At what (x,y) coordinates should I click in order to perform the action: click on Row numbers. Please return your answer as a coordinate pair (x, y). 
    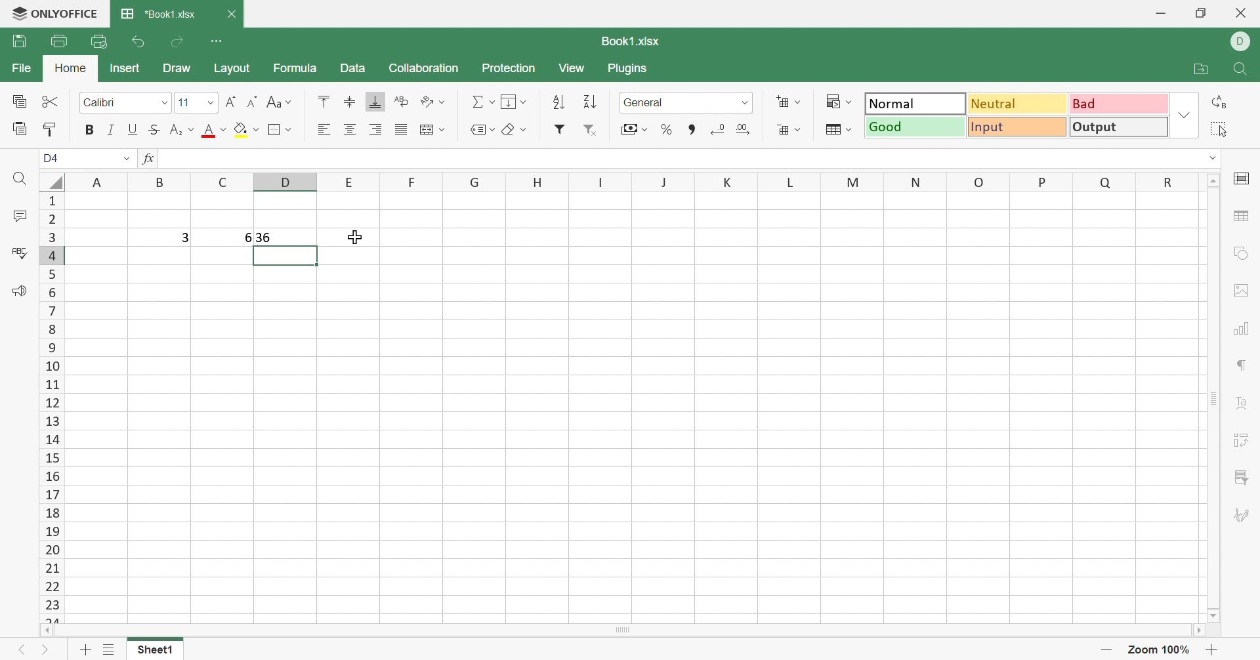
    Looking at the image, I should click on (51, 409).